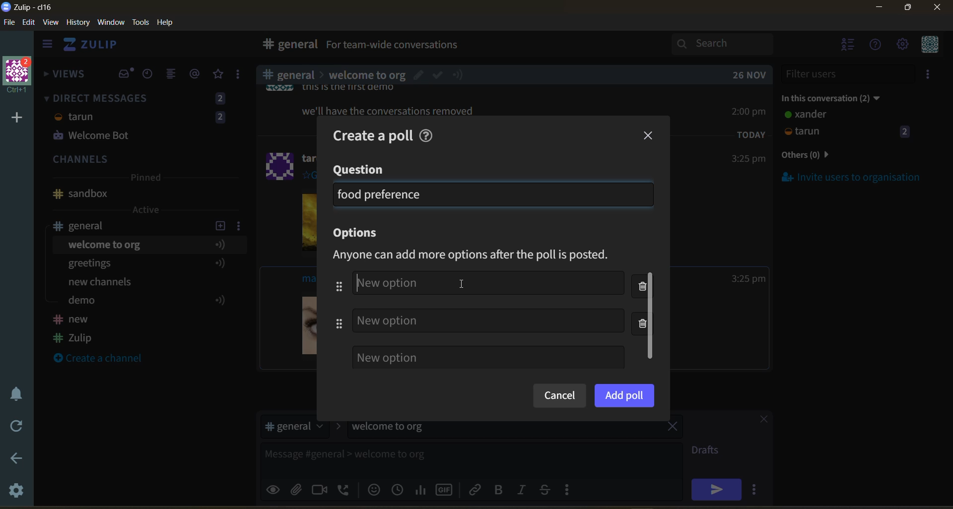 This screenshot has height=509, width=953. I want to click on channels, so click(143, 160).